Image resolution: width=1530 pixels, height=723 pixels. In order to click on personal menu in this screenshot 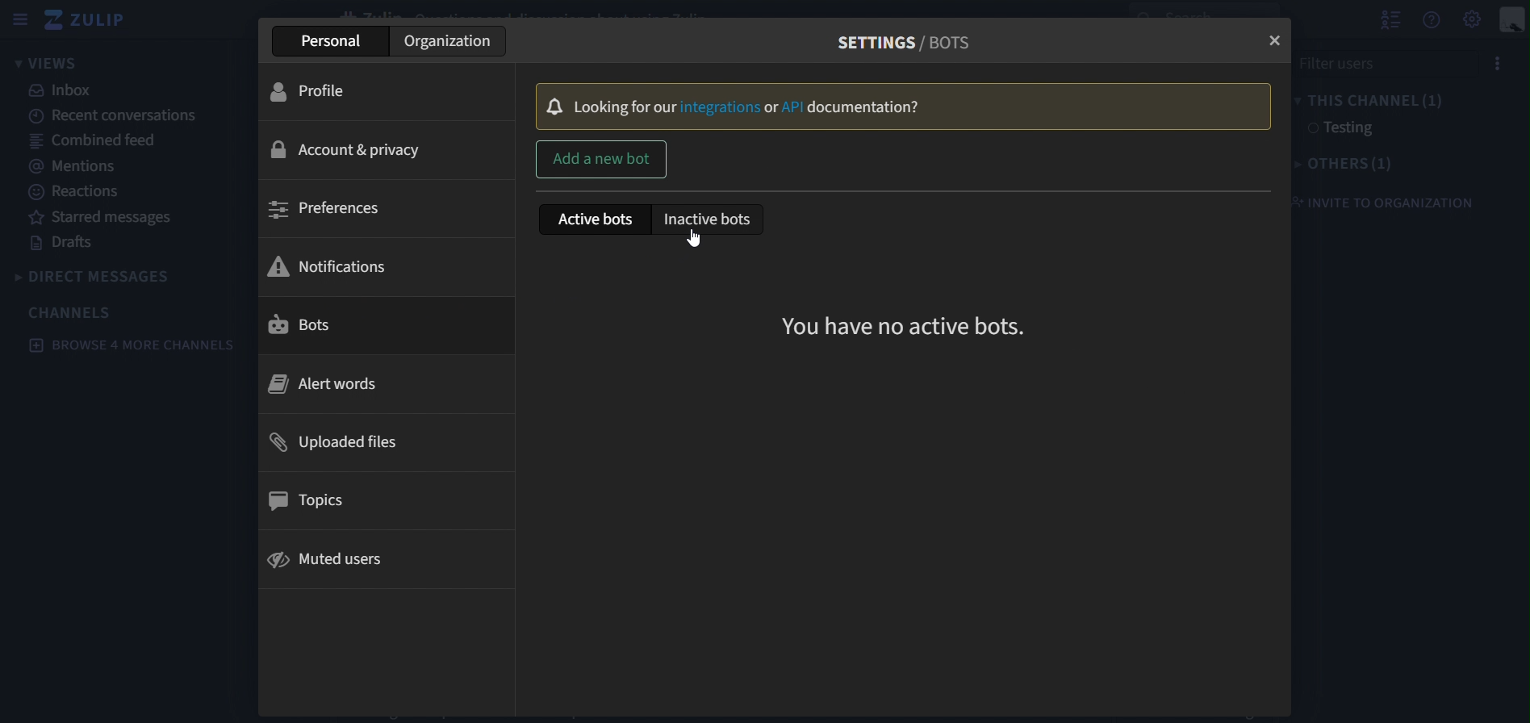, I will do `click(1513, 21)`.